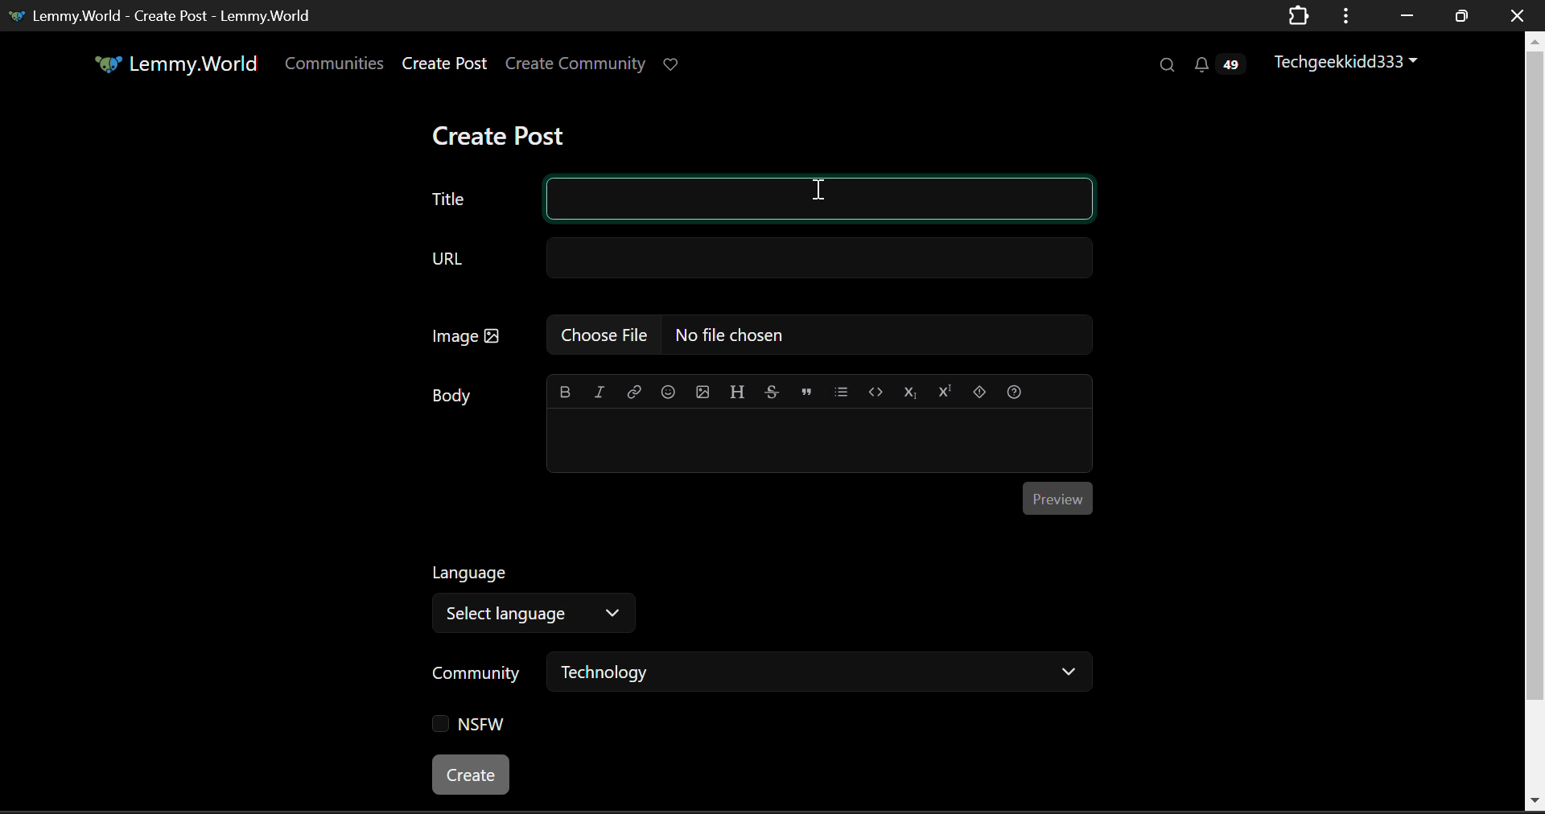 This screenshot has height=814, width=1545. Describe the element at coordinates (452, 397) in the screenshot. I see `Body` at that location.